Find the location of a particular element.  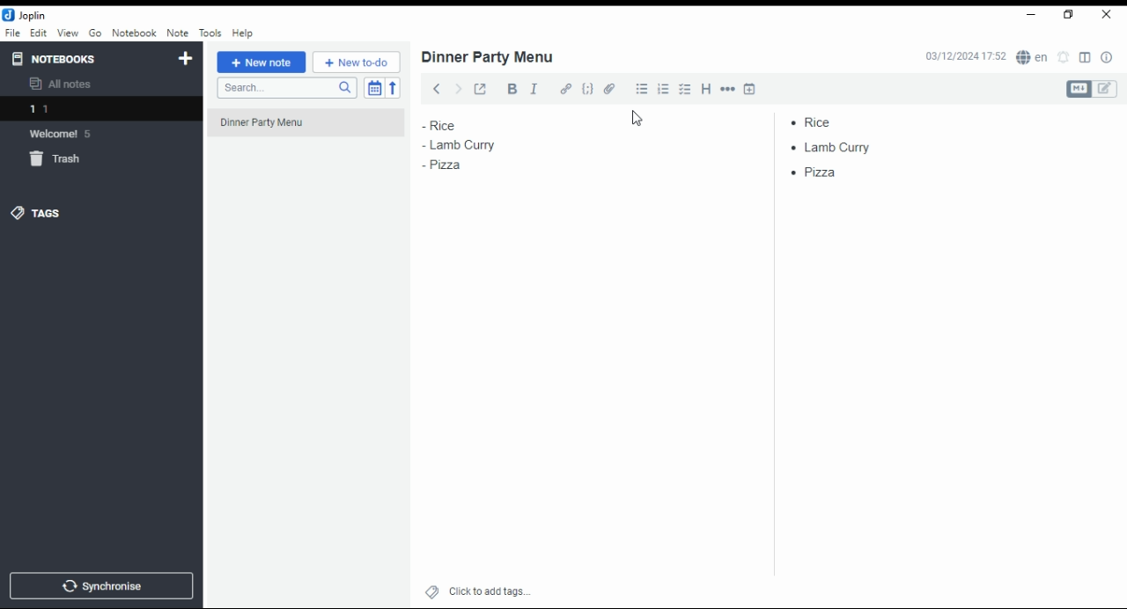

rice is located at coordinates (453, 125).